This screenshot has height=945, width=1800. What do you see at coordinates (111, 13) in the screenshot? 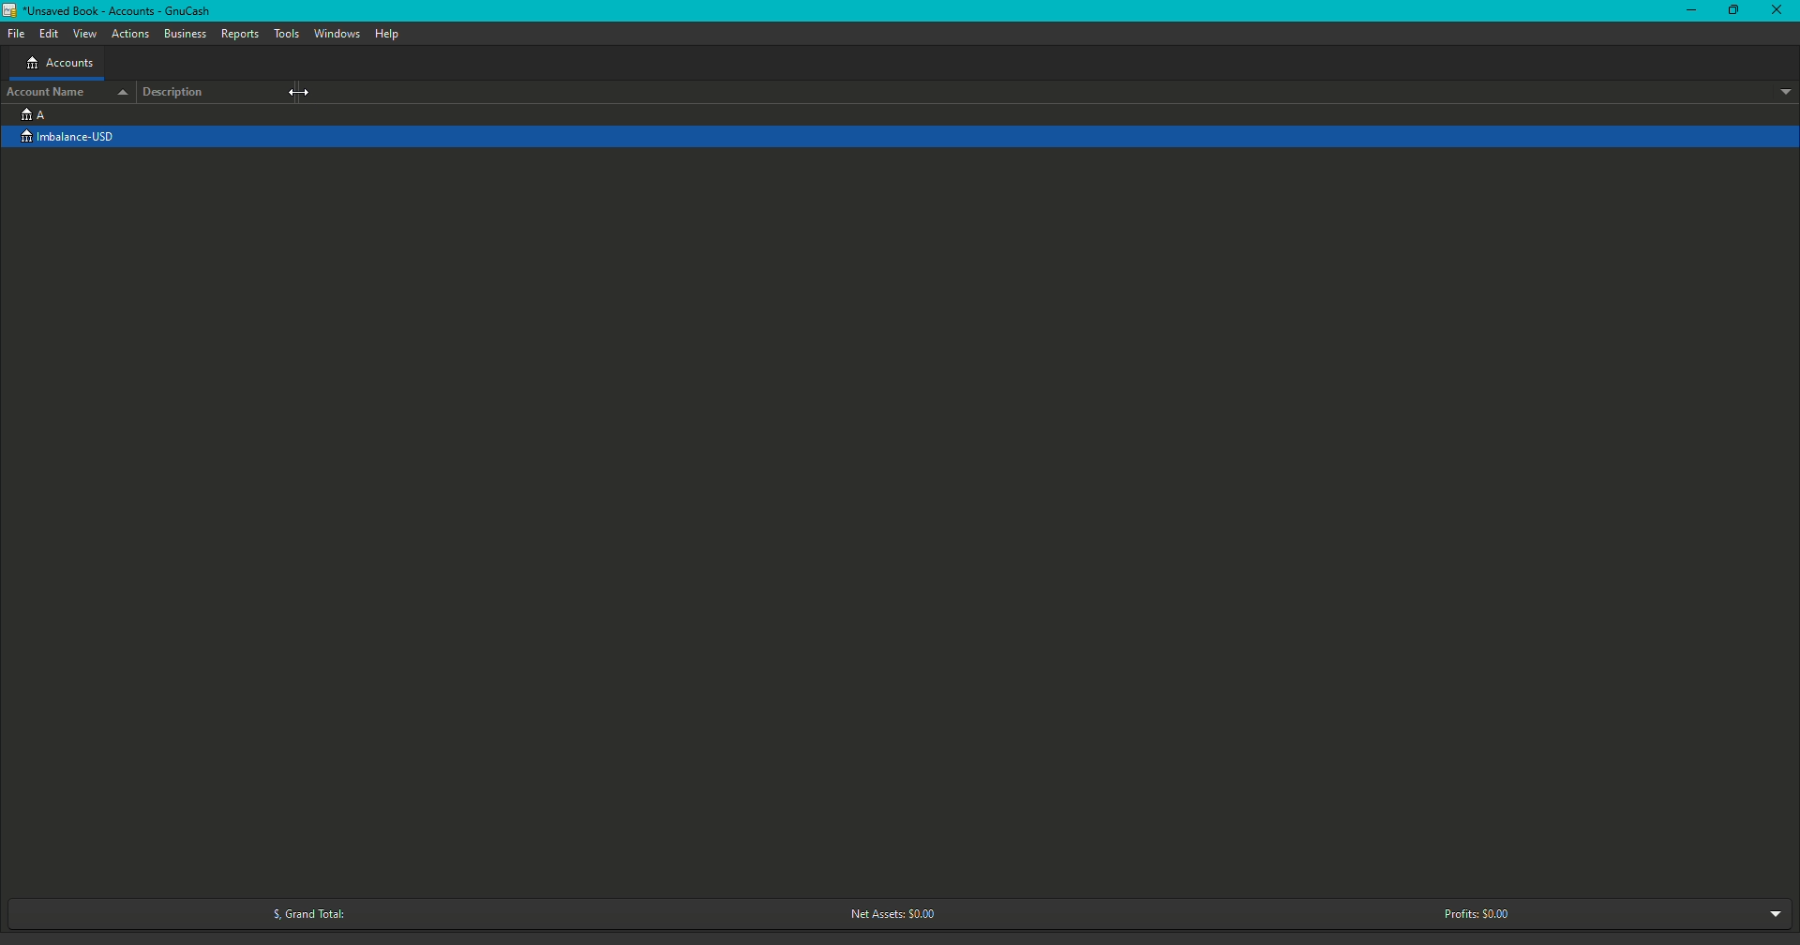
I see `GnuCash` at bounding box center [111, 13].